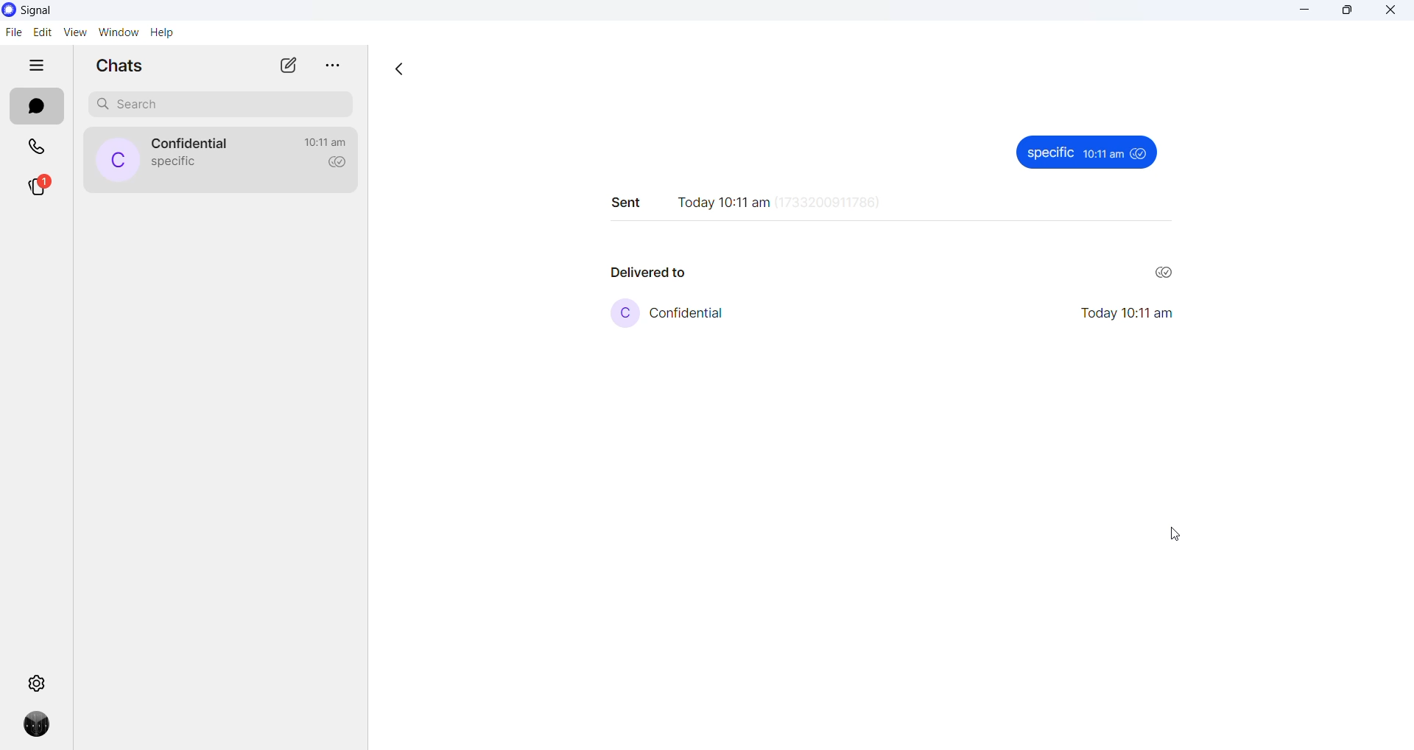 The width and height of the screenshot is (1414, 750). Describe the element at coordinates (41, 189) in the screenshot. I see `stories` at that location.